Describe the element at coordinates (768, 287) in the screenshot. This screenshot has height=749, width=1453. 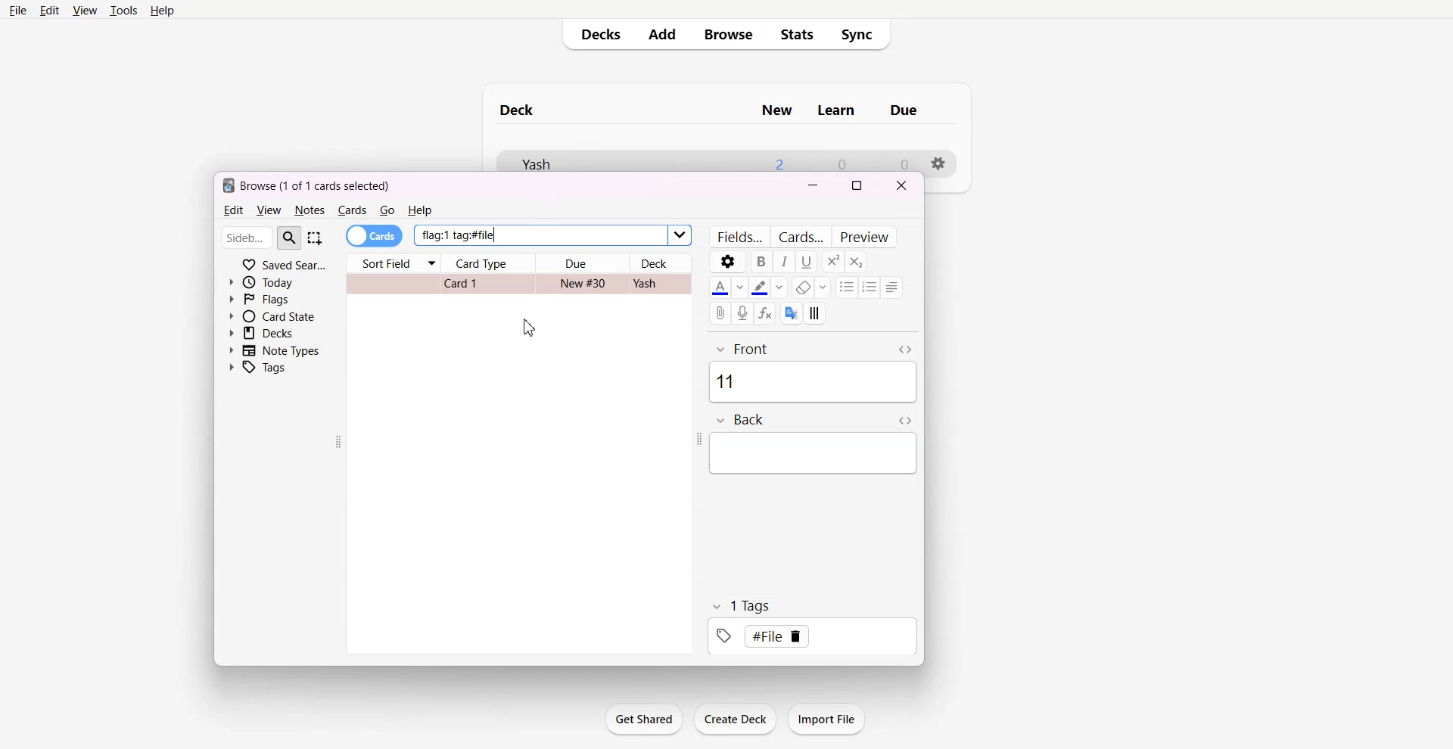
I see `Highlight Text Color` at that location.